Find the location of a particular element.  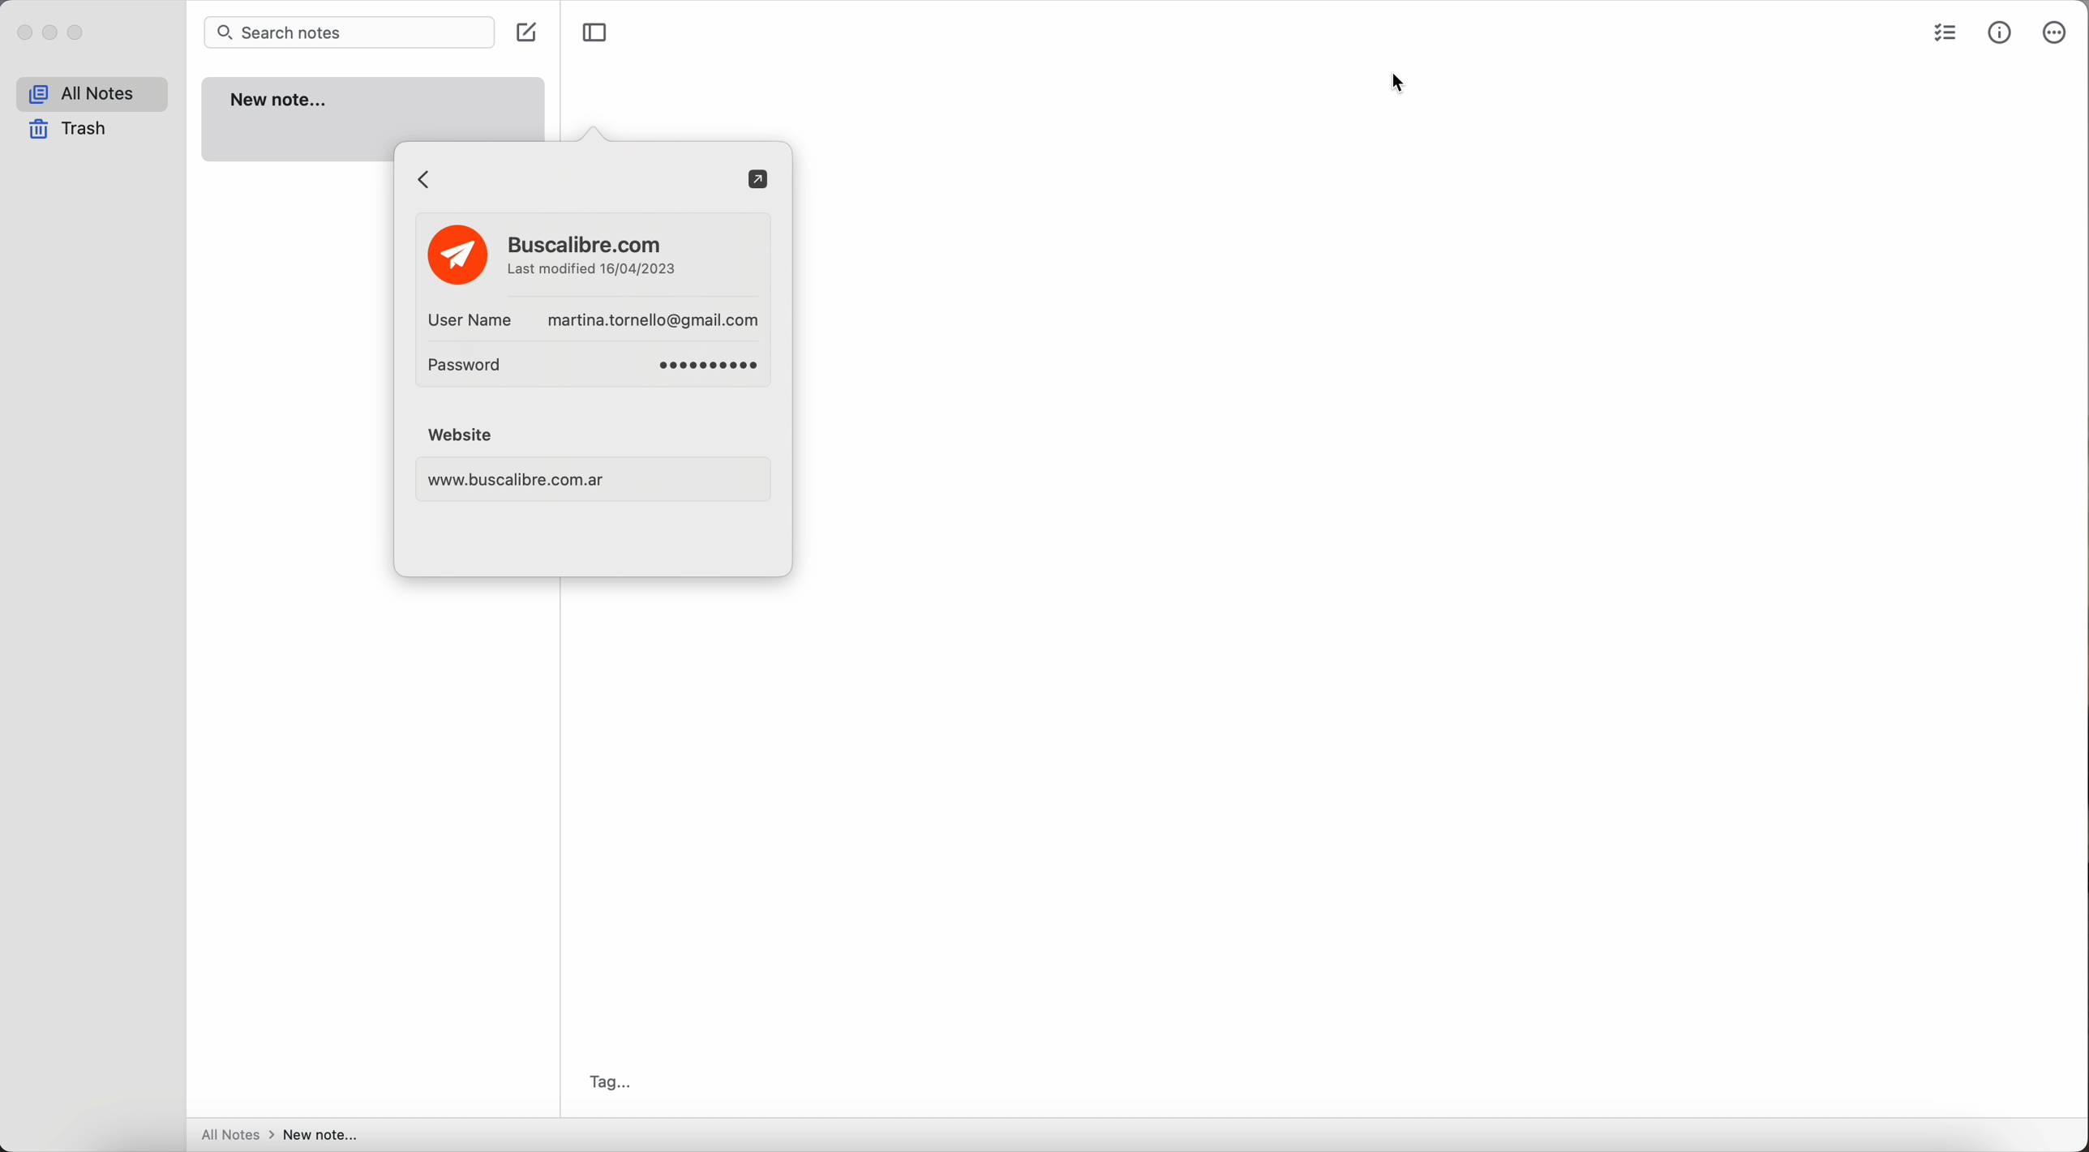

search bar is located at coordinates (567, 179).